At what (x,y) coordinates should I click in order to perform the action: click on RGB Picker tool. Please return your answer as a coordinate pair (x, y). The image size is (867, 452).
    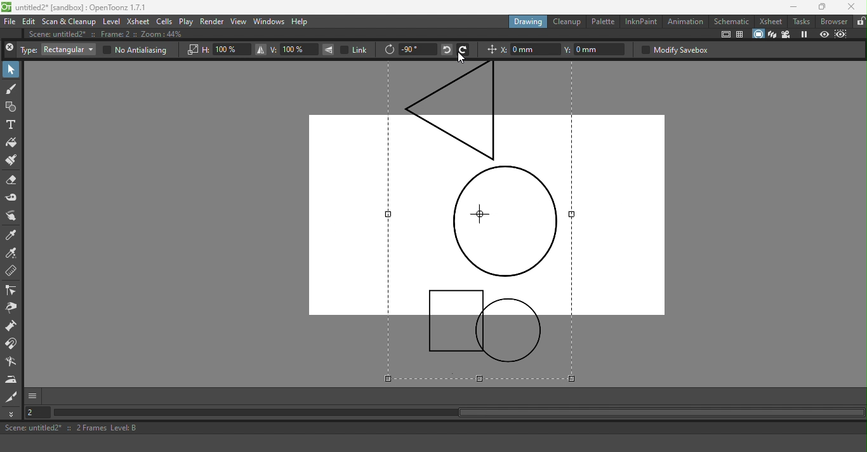
    Looking at the image, I should click on (12, 254).